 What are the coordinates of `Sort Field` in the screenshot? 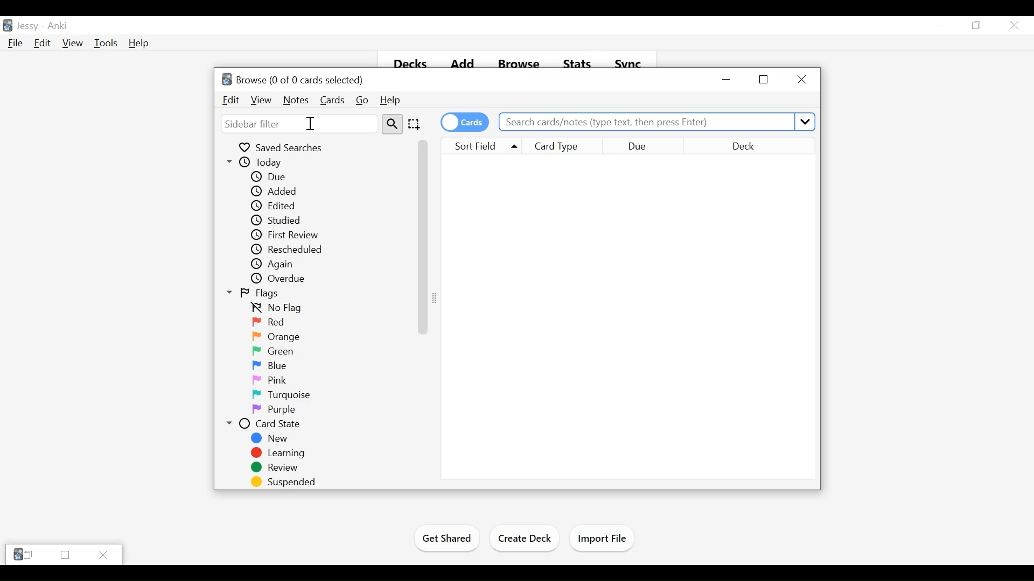 It's located at (479, 145).